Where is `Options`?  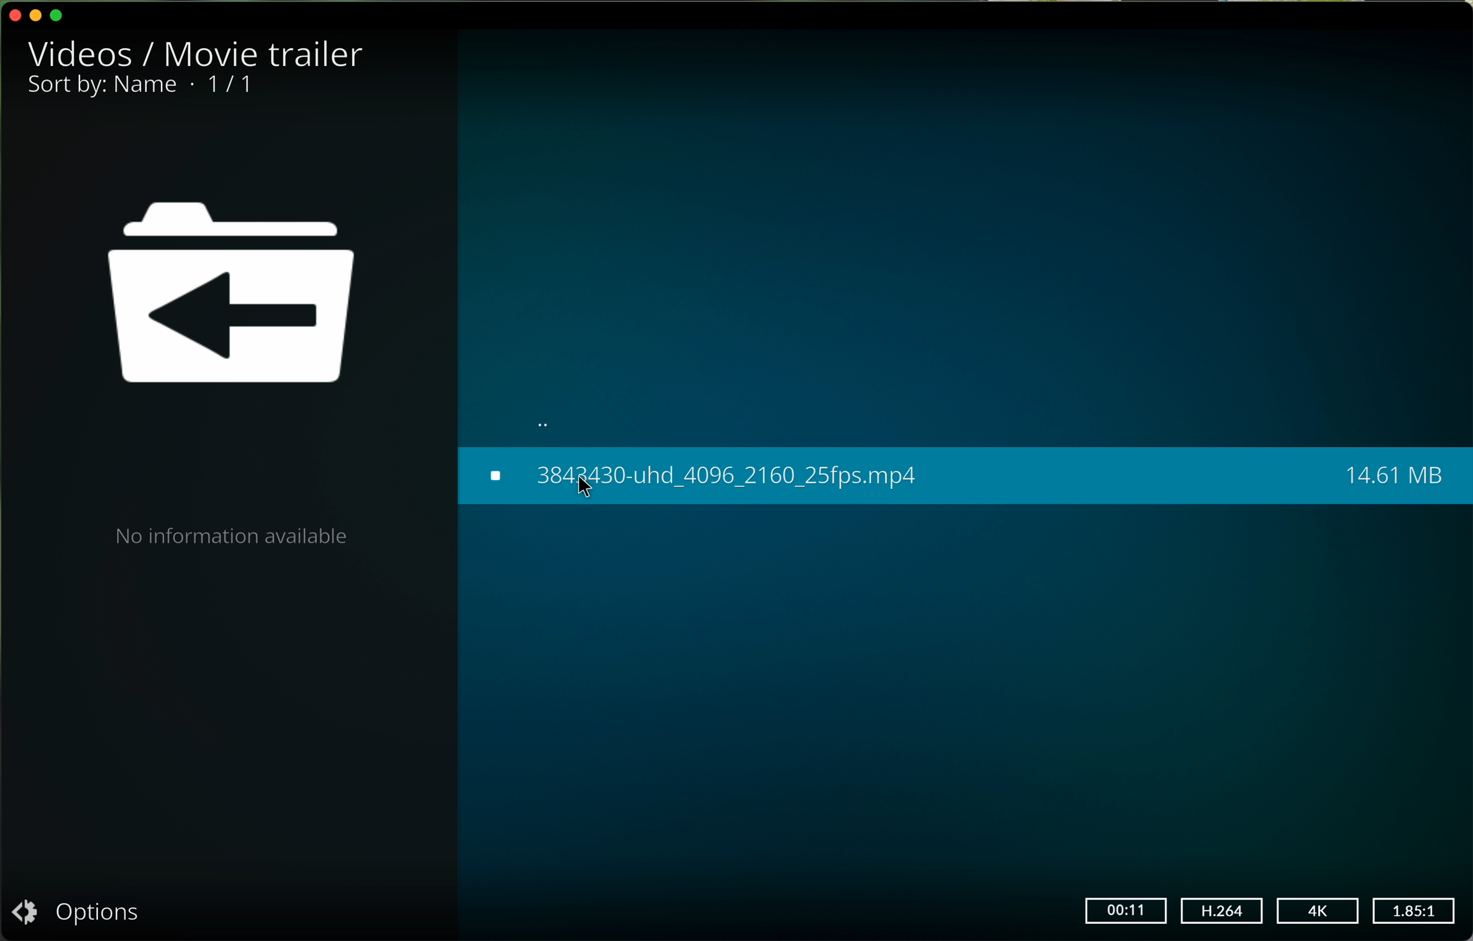
Options is located at coordinates (82, 912).